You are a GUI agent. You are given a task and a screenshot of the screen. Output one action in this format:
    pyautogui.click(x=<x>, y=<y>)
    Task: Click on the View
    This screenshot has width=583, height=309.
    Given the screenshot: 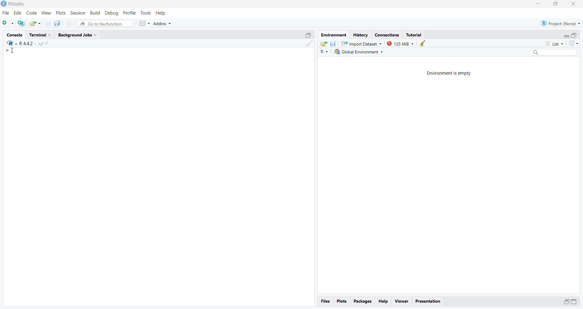 What is the action you would take?
    pyautogui.click(x=46, y=13)
    